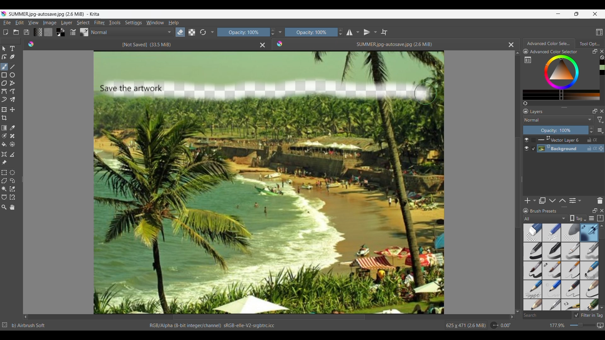 This screenshot has width=605, height=340. What do you see at coordinates (384, 32) in the screenshot?
I see `Wrap around mode` at bounding box center [384, 32].